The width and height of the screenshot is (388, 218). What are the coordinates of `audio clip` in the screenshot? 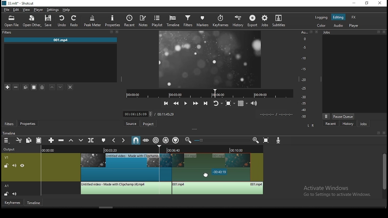 It's located at (218, 188).